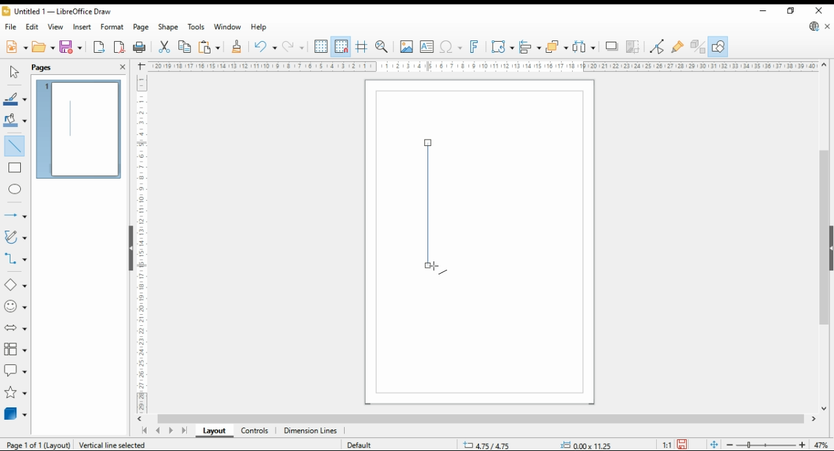  I want to click on insert, so click(82, 27).